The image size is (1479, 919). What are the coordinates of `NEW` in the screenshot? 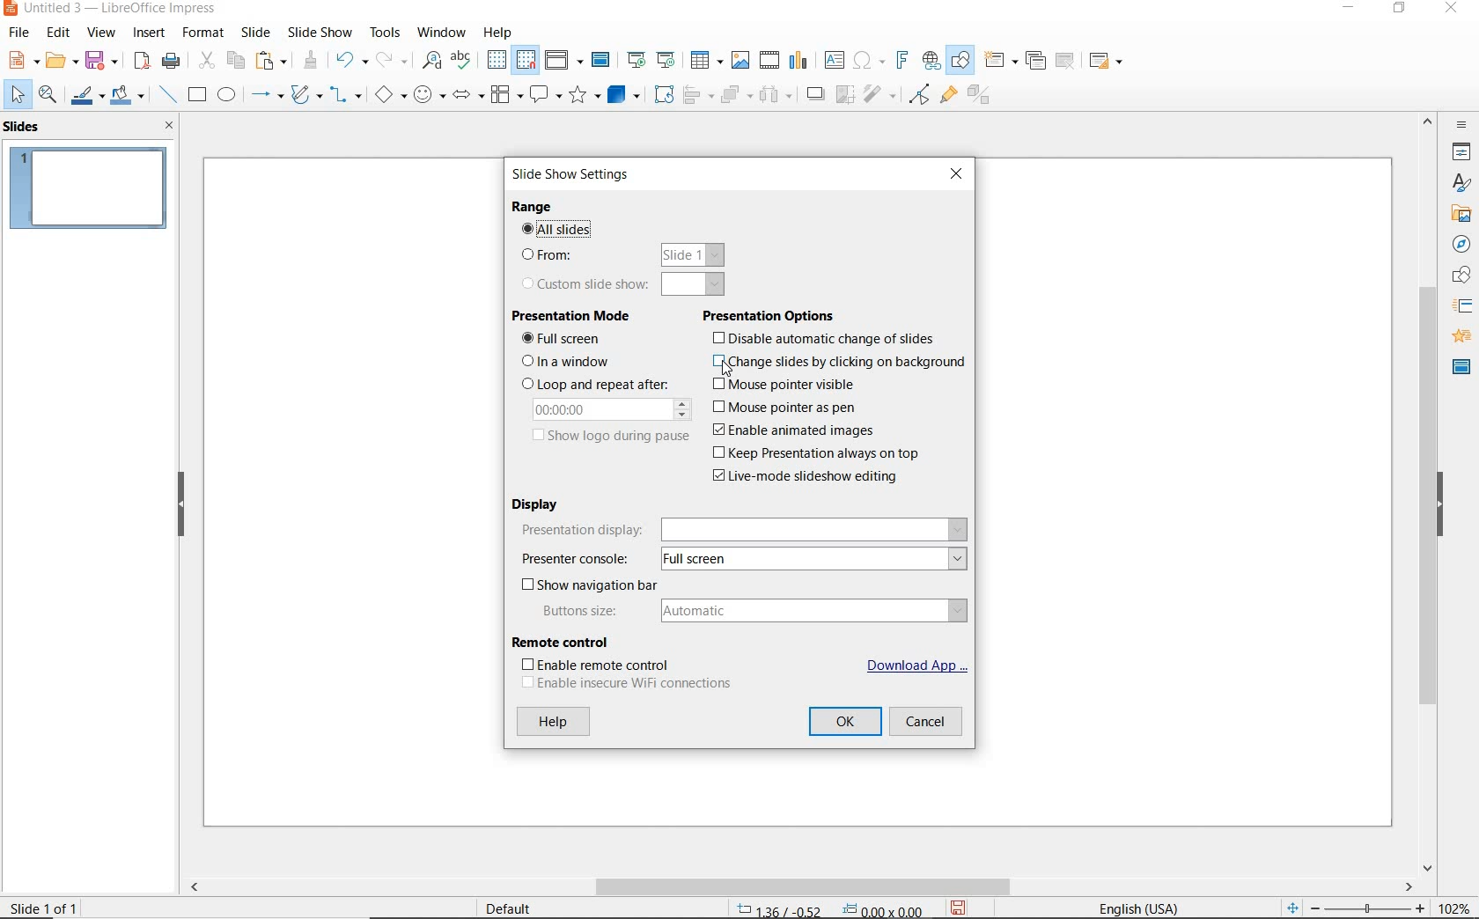 It's located at (20, 59).